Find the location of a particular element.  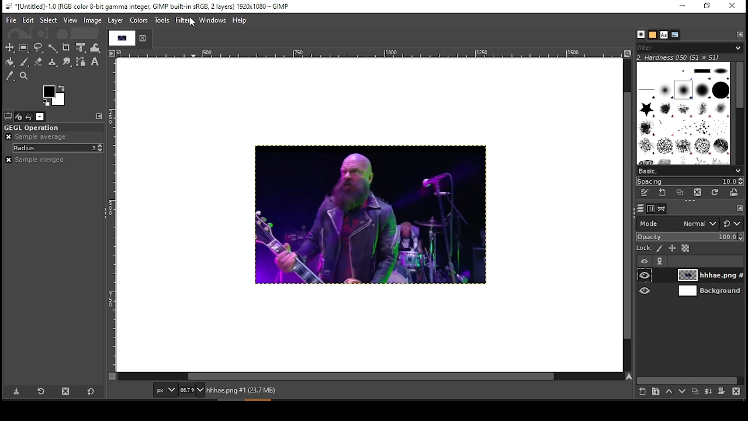

close is located at coordinates (143, 38).